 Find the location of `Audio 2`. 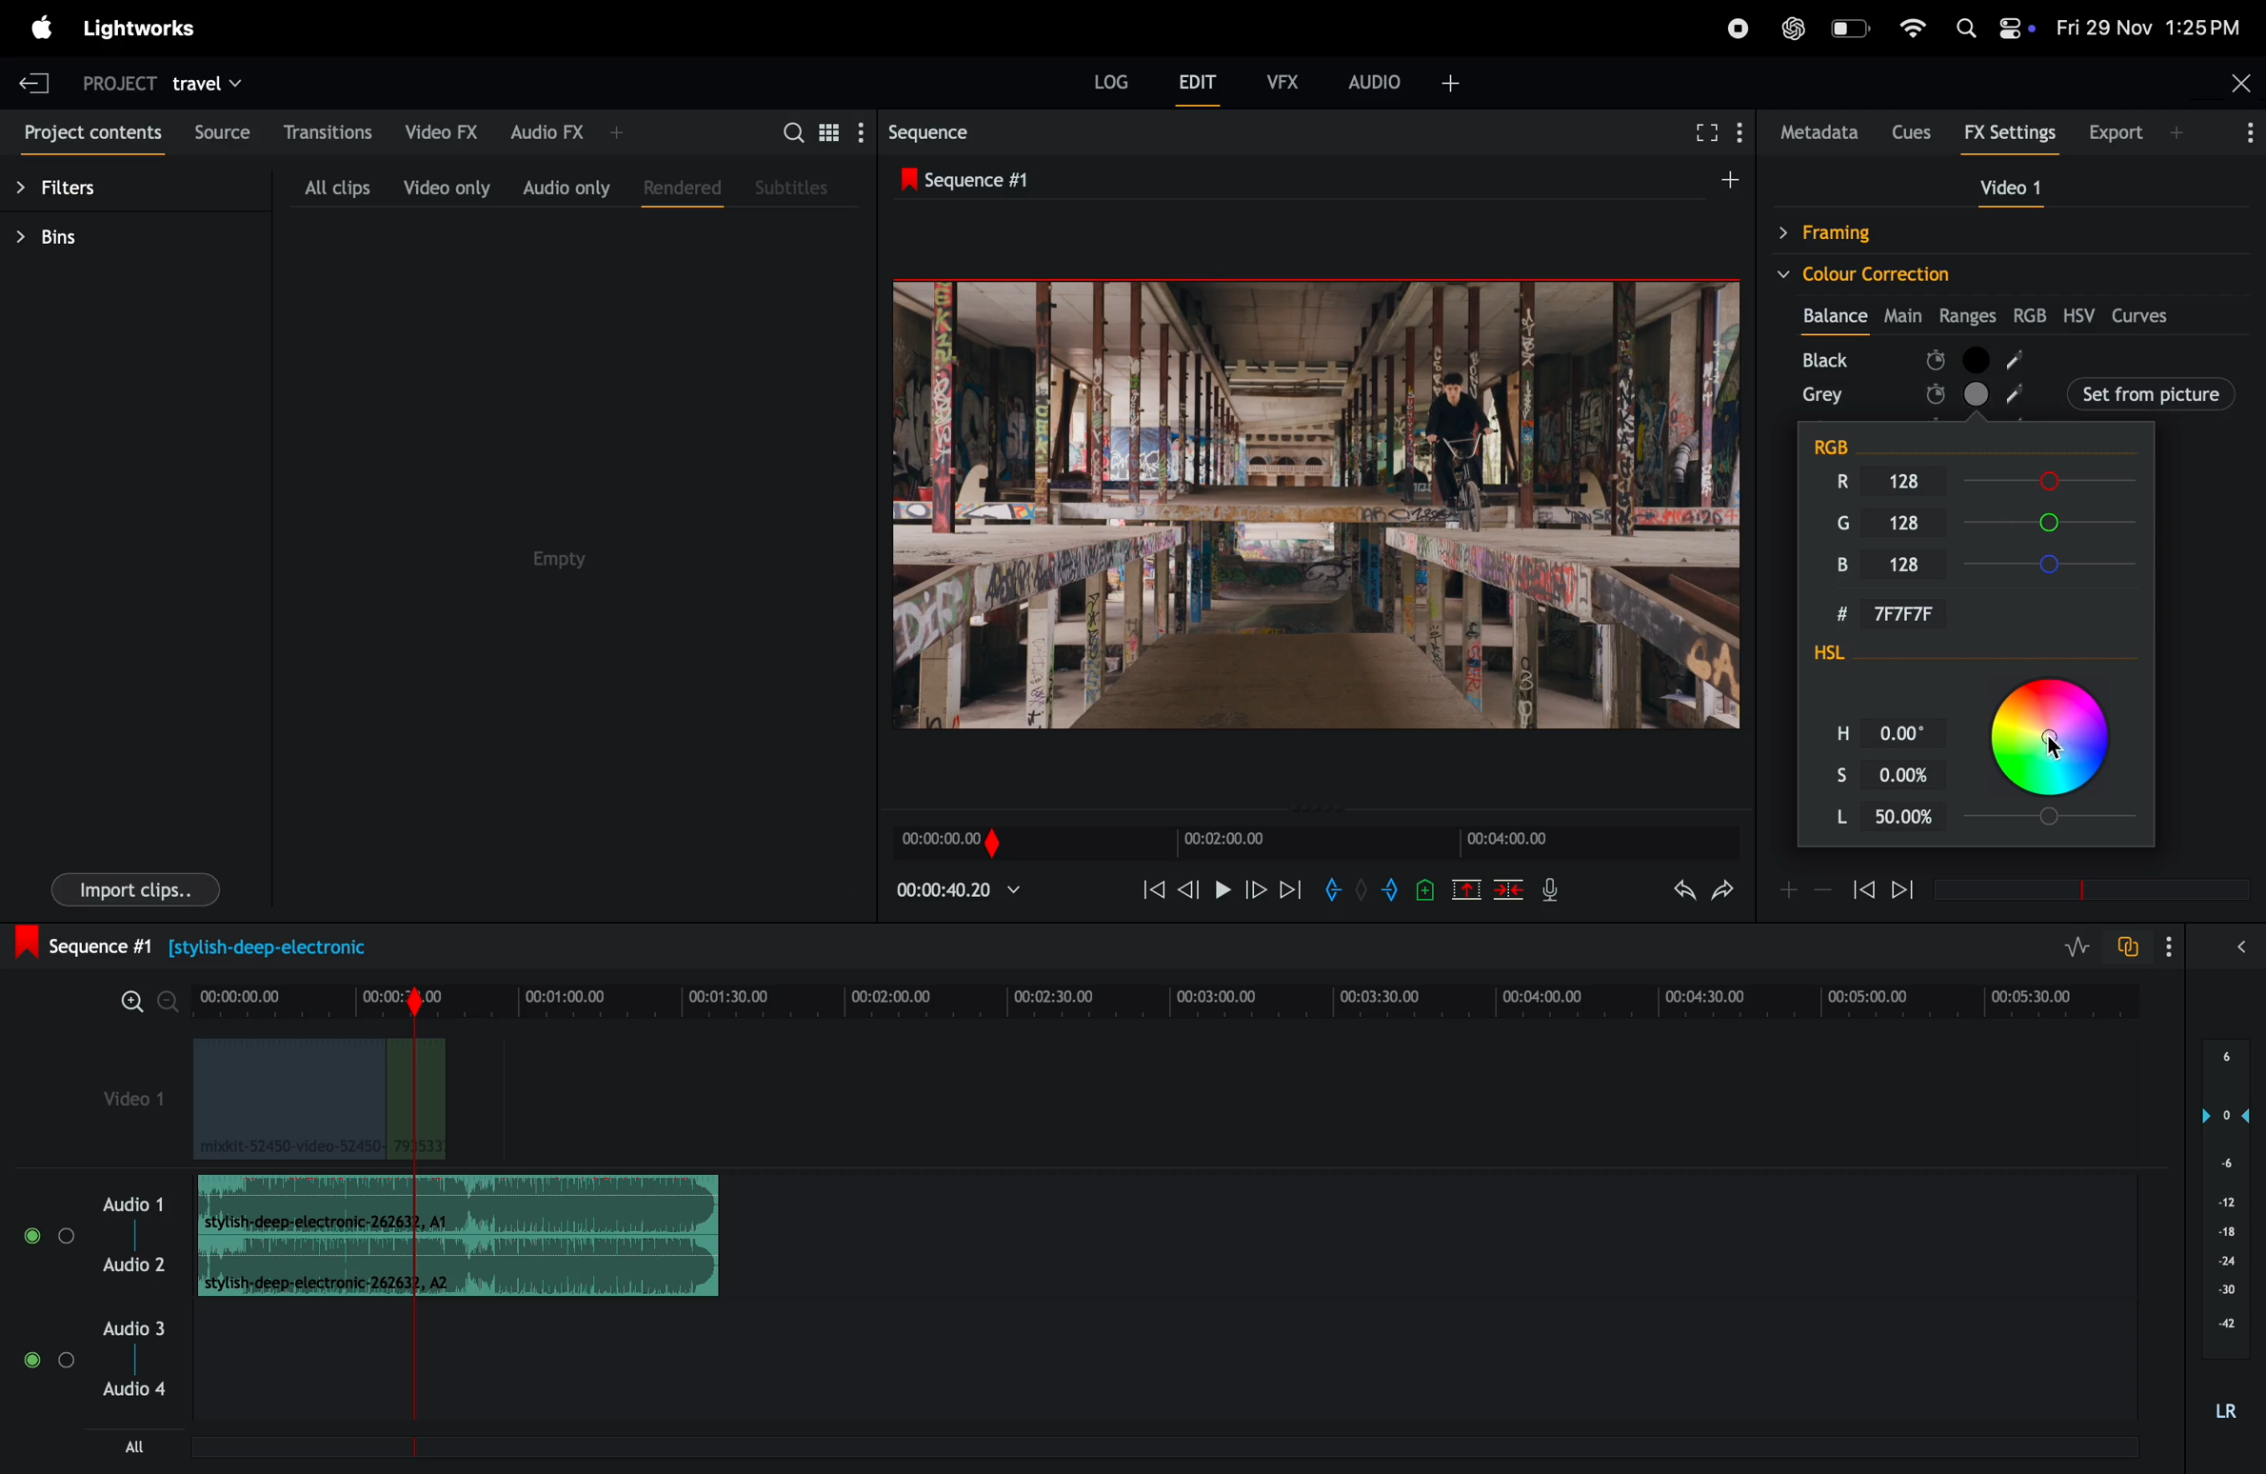

Audio 2 is located at coordinates (133, 1264).